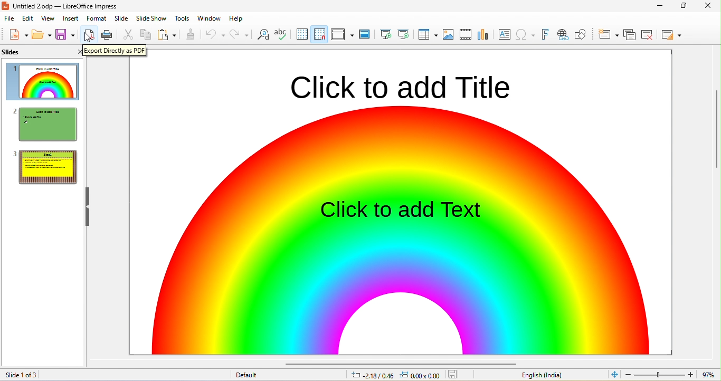  Describe the element at coordinates (88, 34) in the screenshot. I see `export as pdf` at that location.